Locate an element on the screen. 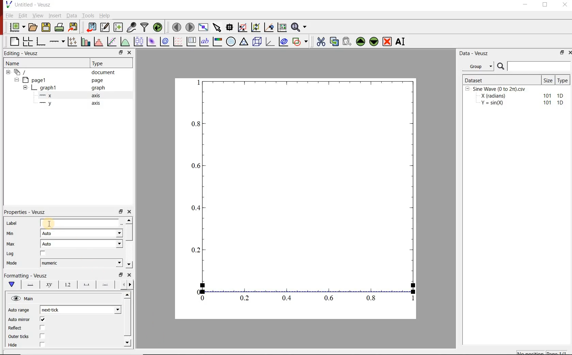 The height and width of the screenshot is (355, 572). Insert is located at coordinates (55, 15).